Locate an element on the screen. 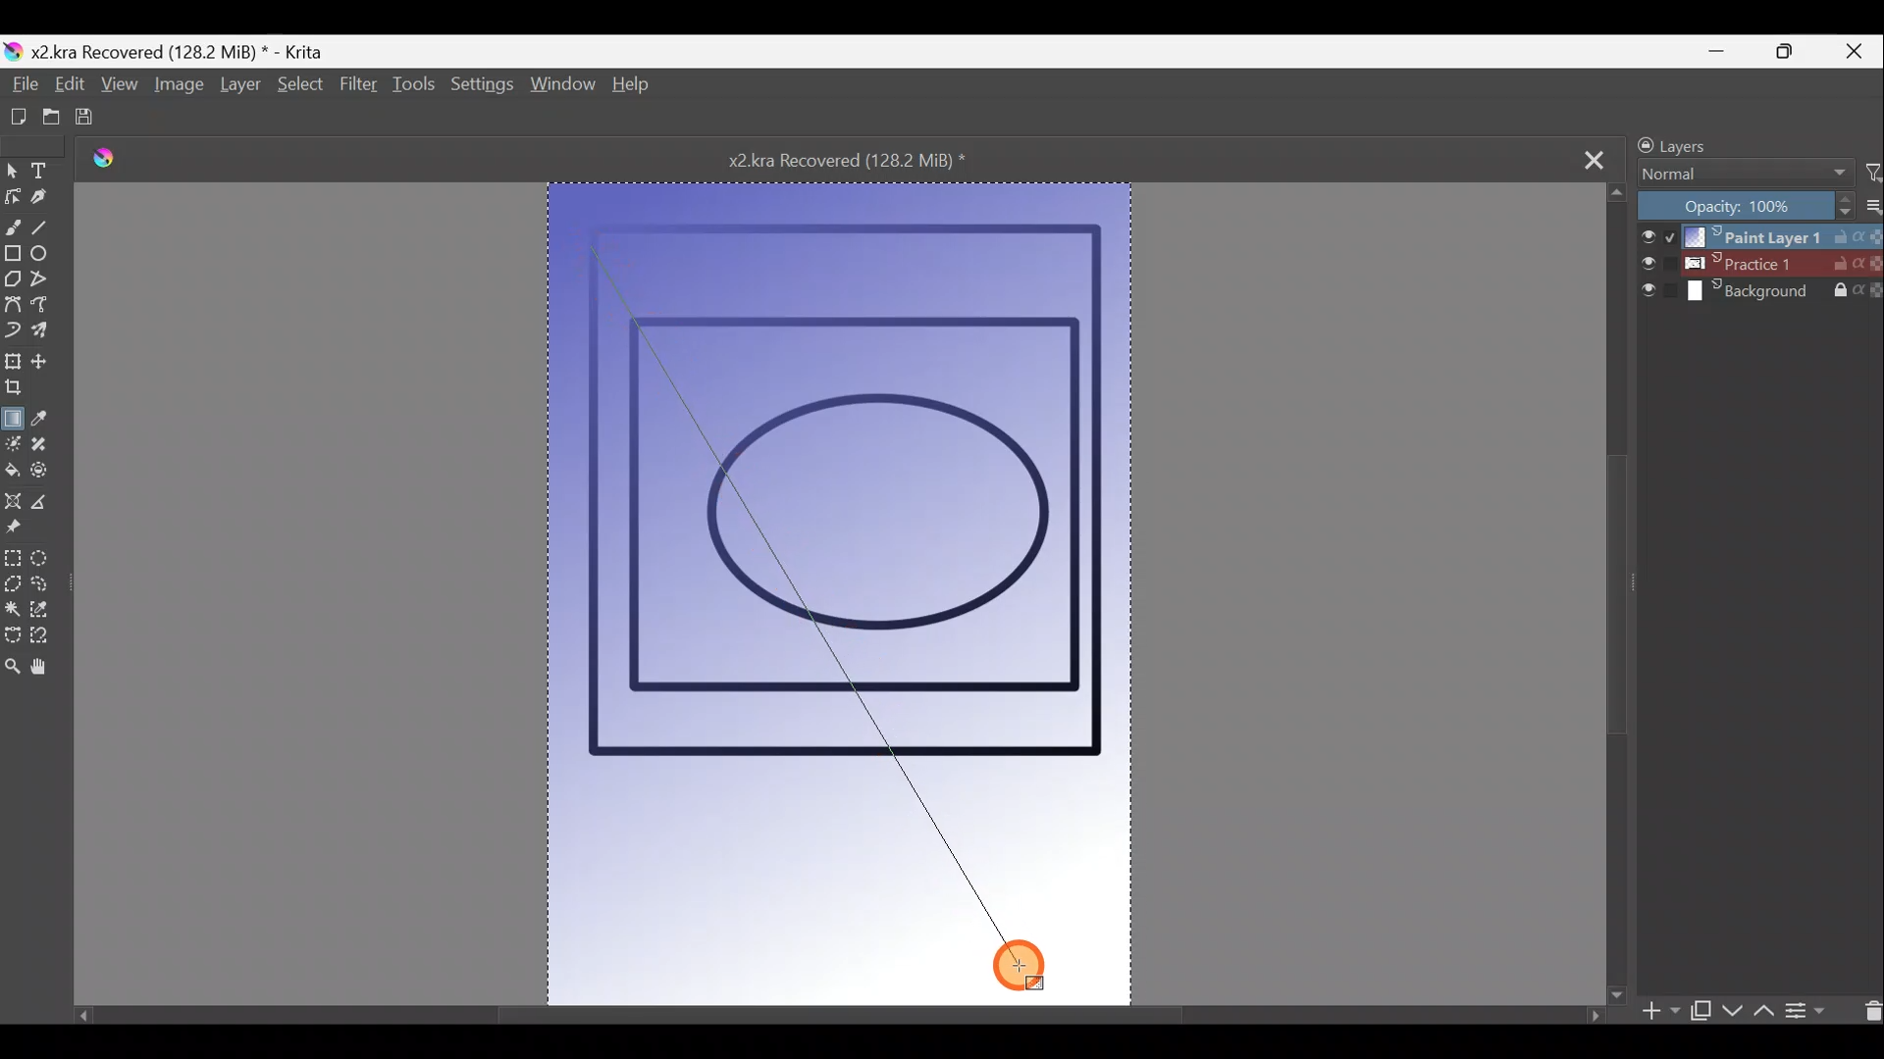 The image size is (1884, 1059). Calligraphy is located at coordinates (39, 203).